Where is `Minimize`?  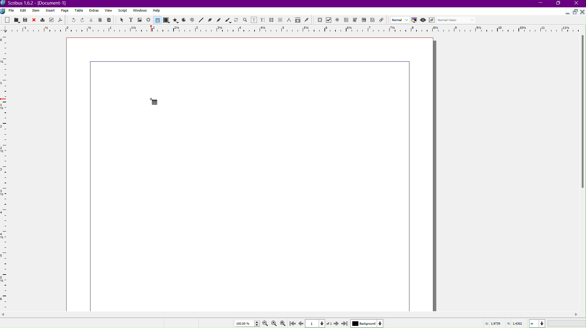 Minimize is located at coordinates (541, 4).